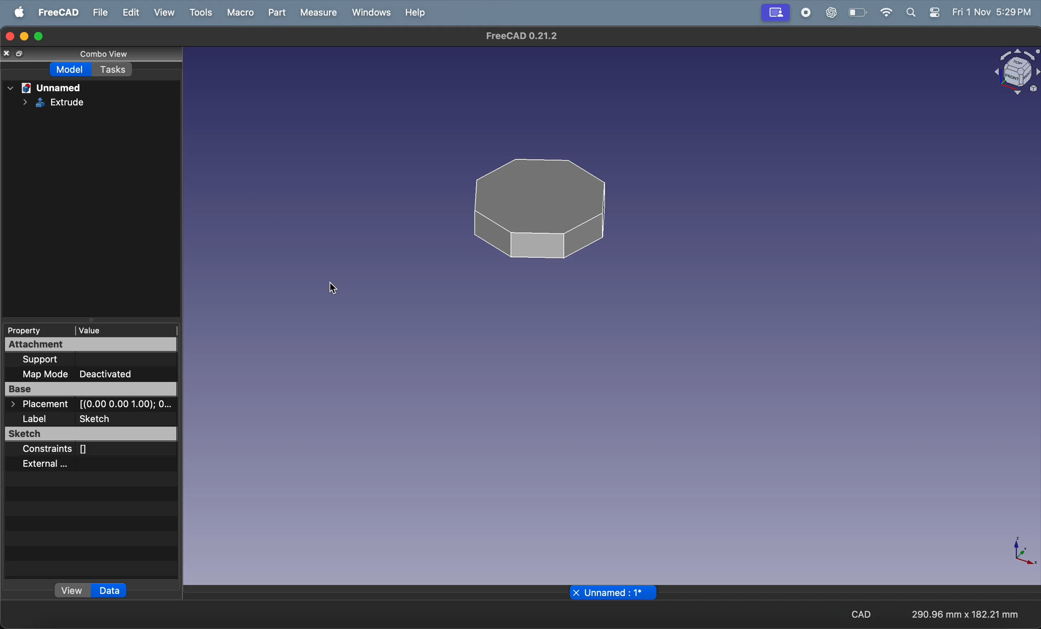 Image resolution: width=1041 pixels, height=629 pixels. I want to click on marco, so click(240, 14).